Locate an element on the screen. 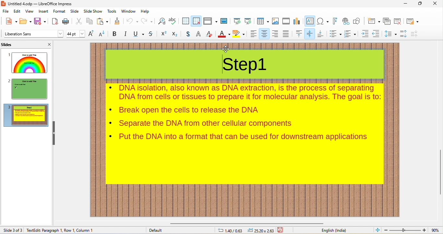  decrease paragraph spacing is located at coordinates (416, 33).